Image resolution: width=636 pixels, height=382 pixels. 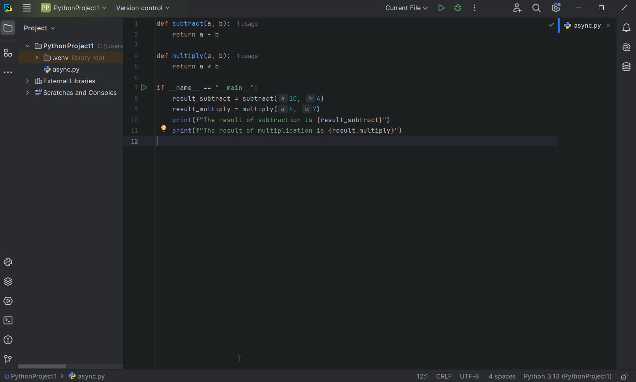 What do you see at coordinates (474, 9) in the screenshot?
I see `more actions` at bounding box center [474, 9].